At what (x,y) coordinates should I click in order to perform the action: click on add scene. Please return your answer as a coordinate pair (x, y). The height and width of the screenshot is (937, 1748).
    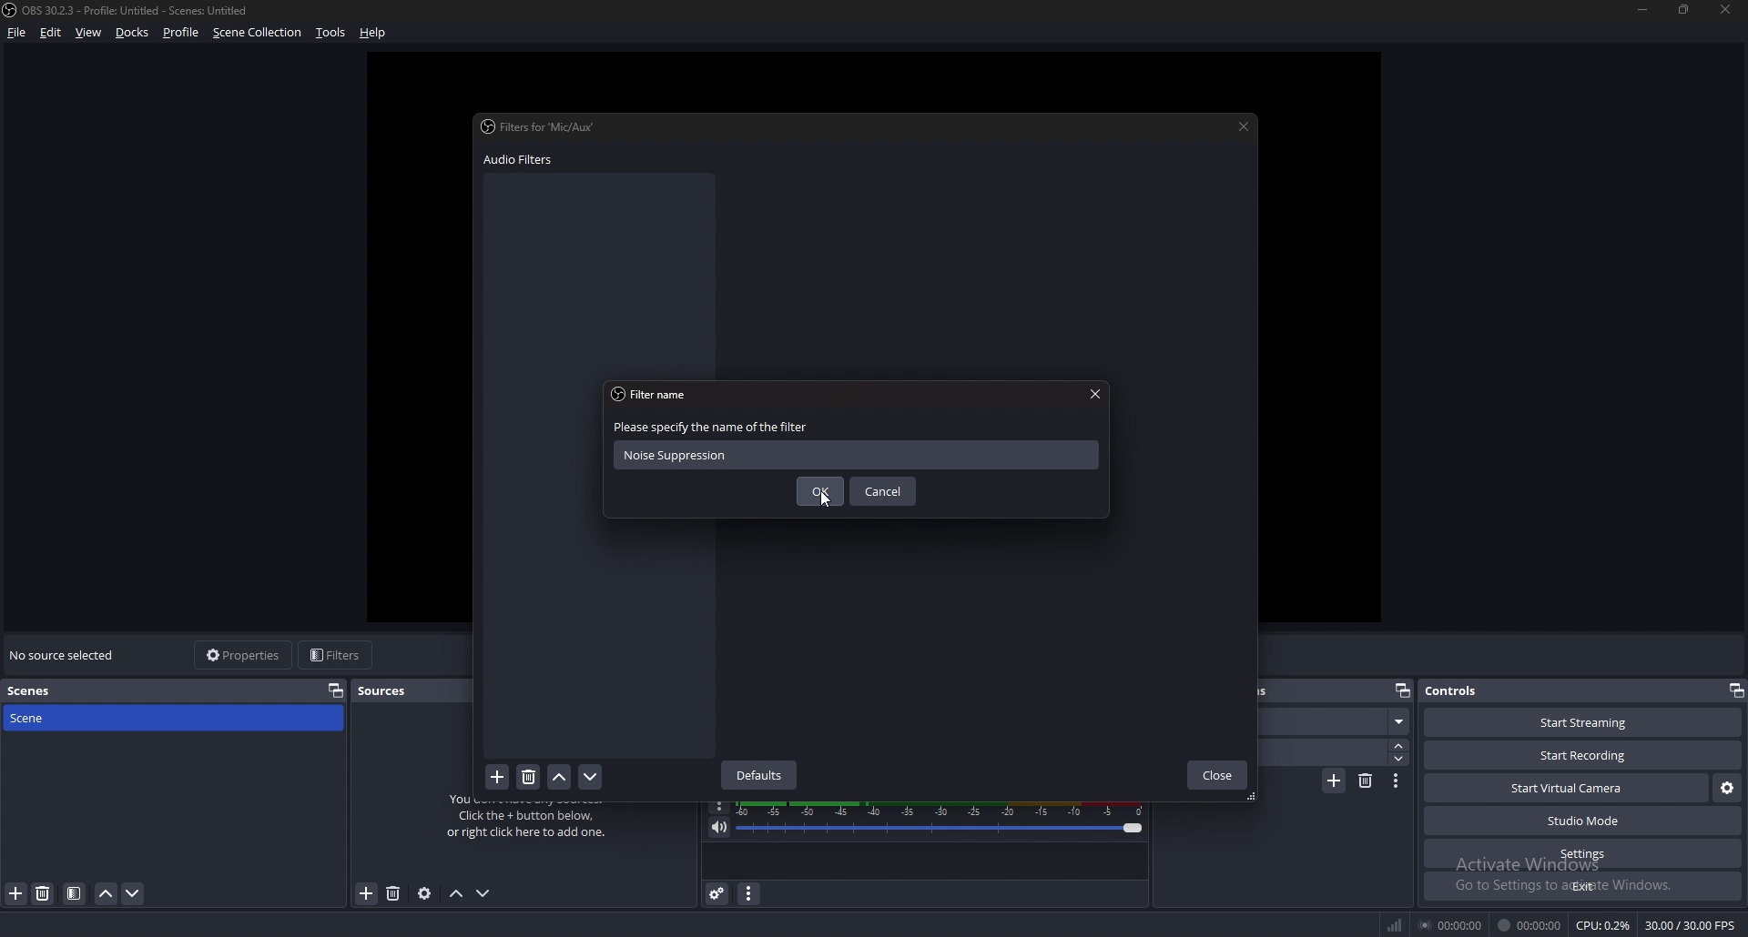
    Looking at the image, I should click on (16, 893).